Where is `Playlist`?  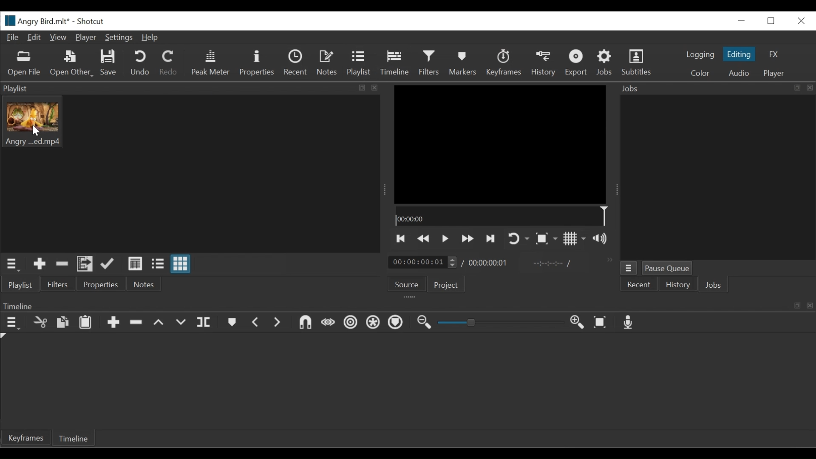
Playlist is located at coordinates (359, 63).